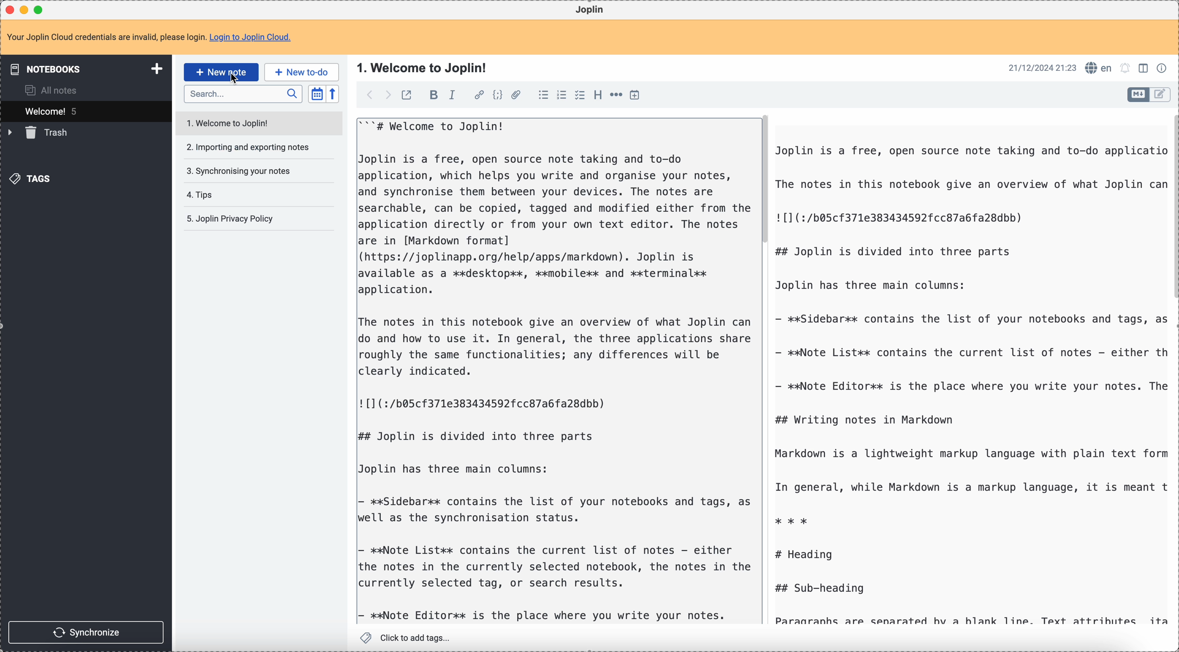 The height and width of the screenshot is (652, 1179). Describe the element at coordinates (32, 178) in the screenshot. I see `tags` at that location.